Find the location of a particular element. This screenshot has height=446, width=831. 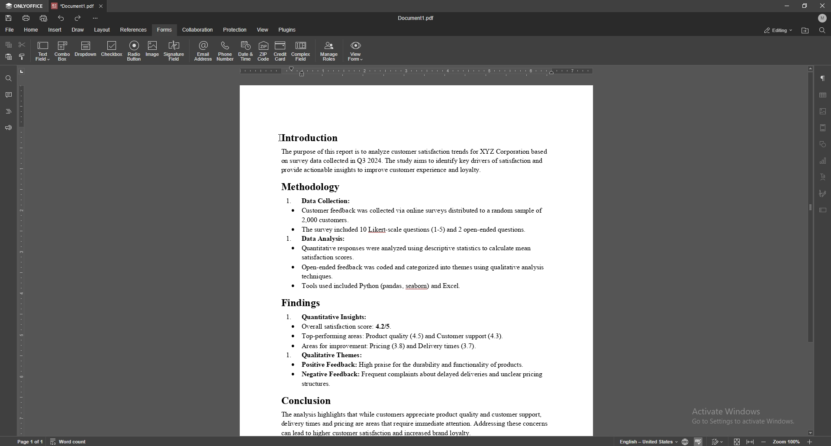

change text language is located at coordinates (648, 441).